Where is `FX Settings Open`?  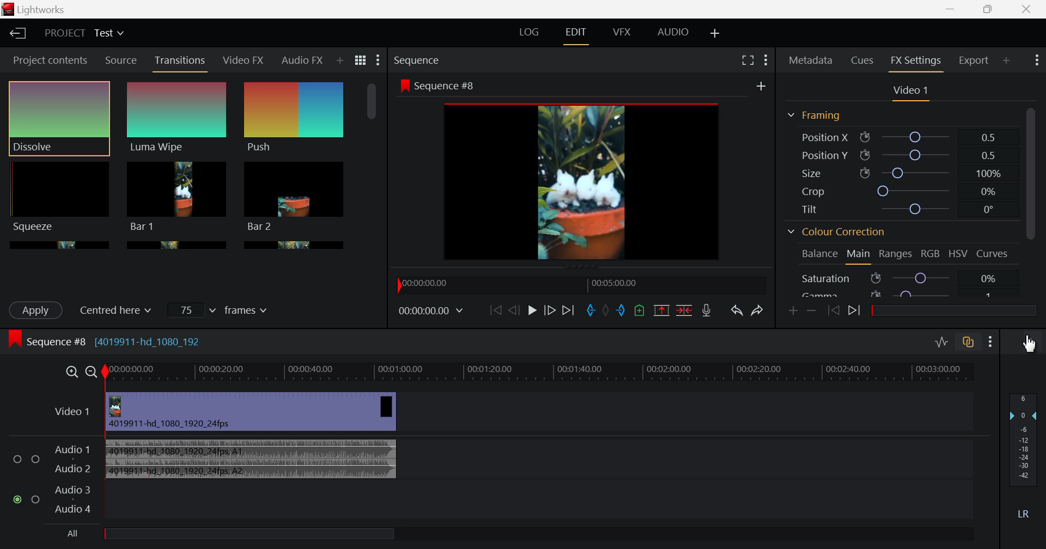 FX Settings Open is located at coordinates (917, 62).